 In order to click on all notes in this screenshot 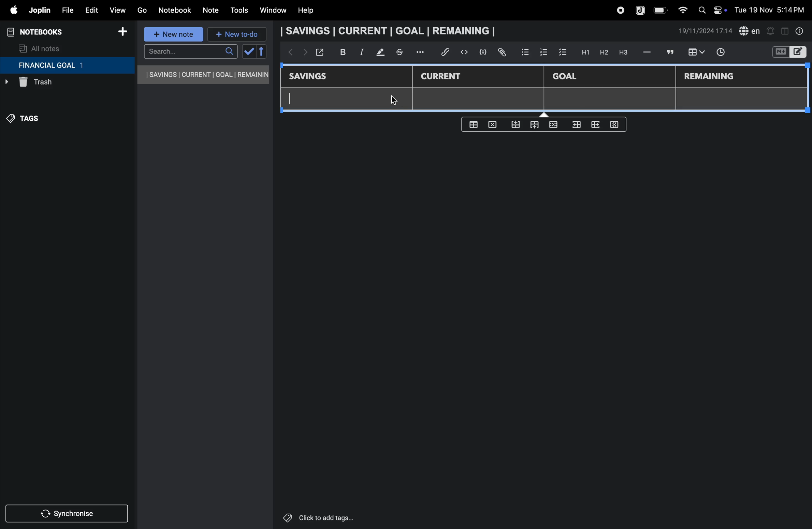, I will do `click(40, 48)`.